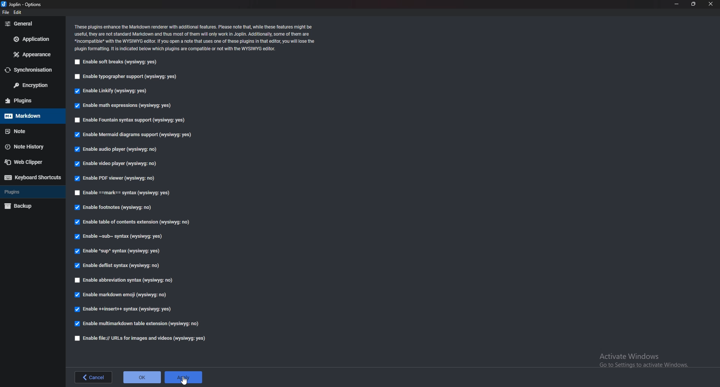 Image resolution: width=720 pixels, height=387 pixels. Describe the element at coordinates (198, 39) in the screenshot. I see `Info` at that location.